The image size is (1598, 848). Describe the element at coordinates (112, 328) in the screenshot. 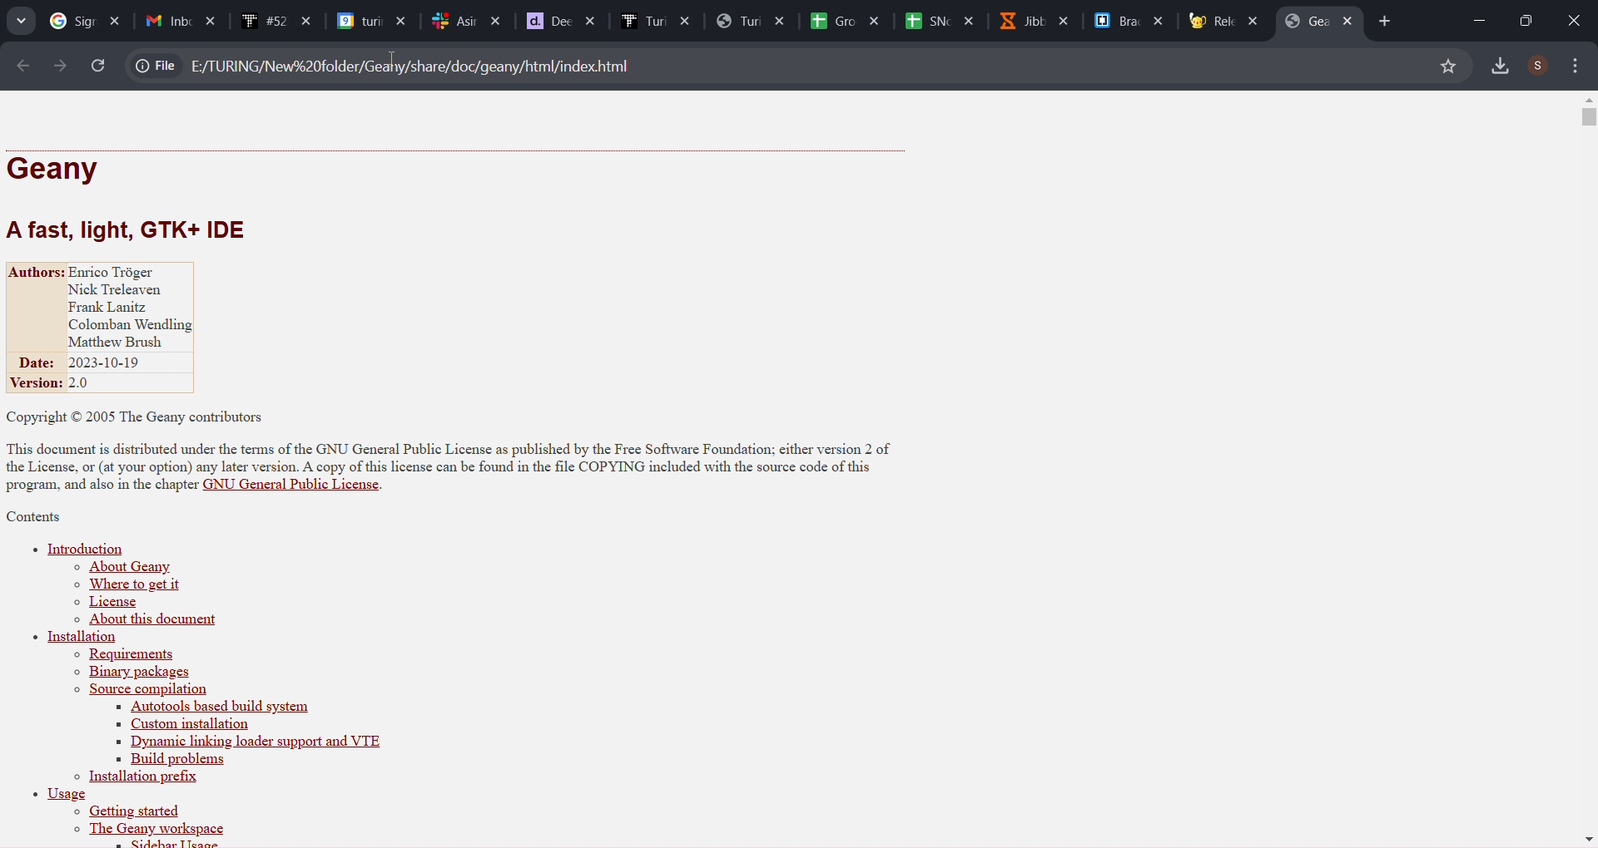

I see `Authors: Enrico Troger
Nick Treleaven
Frank Lanitz
Colomban Wendling
Matthew Brush
Date: 2023-10-19
Version: 2.0` at that location.